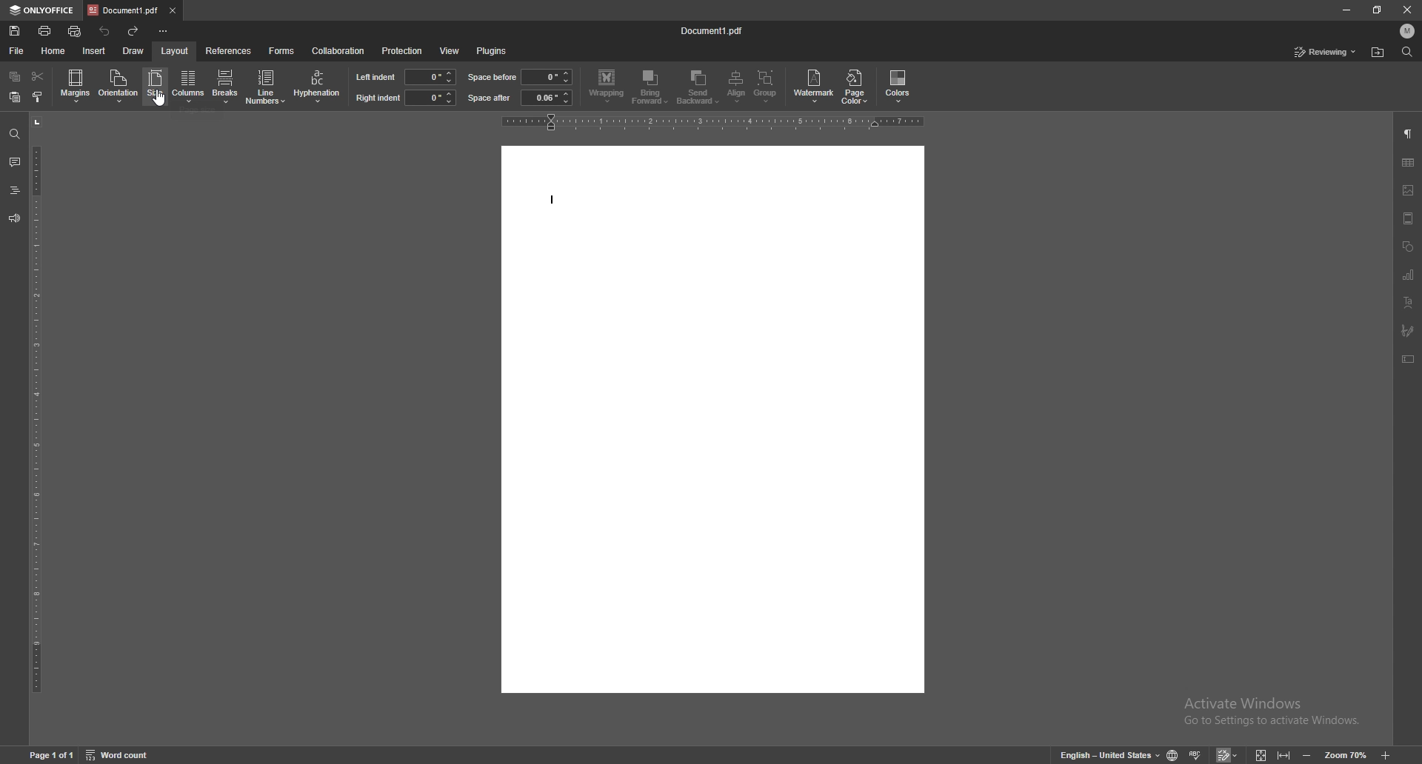  I want to click on find, so click(1408, 52).